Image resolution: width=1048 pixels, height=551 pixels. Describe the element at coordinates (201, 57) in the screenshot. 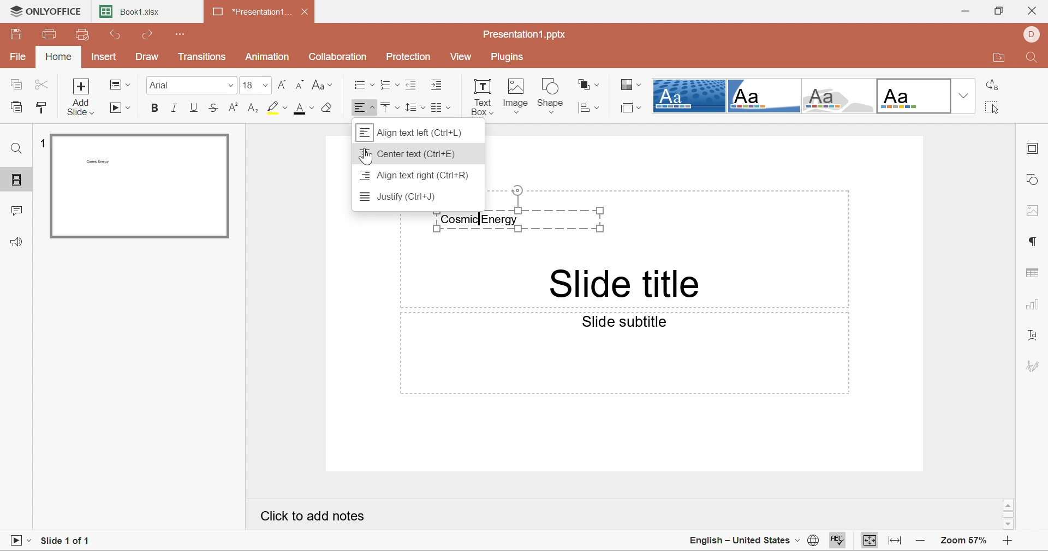

I see `Transitions` at that location.